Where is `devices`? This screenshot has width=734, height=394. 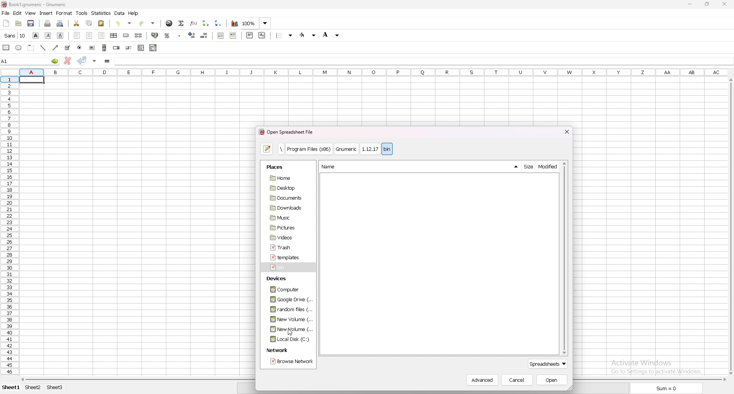
devices is located at coordinates (281, 277).